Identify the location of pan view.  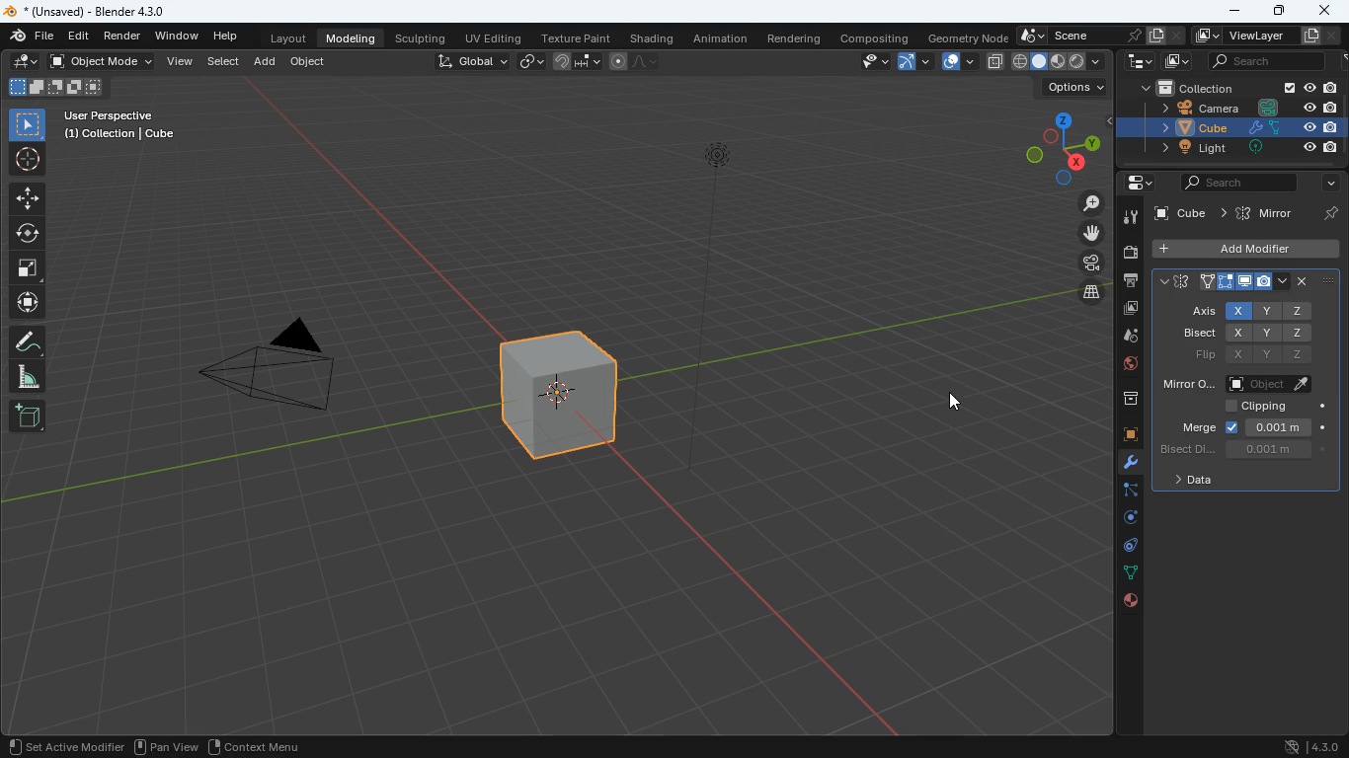
(170, 745).